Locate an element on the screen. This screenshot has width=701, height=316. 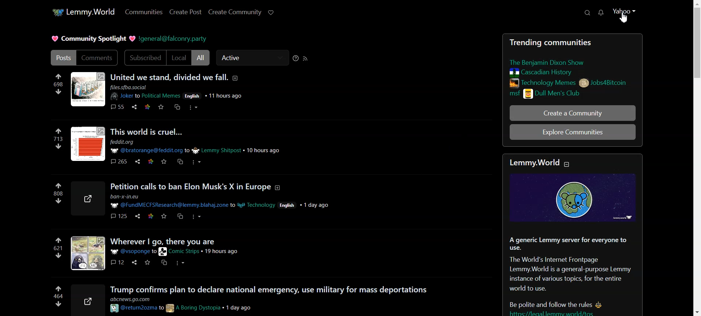
copy is located at coordinates (180, 218).